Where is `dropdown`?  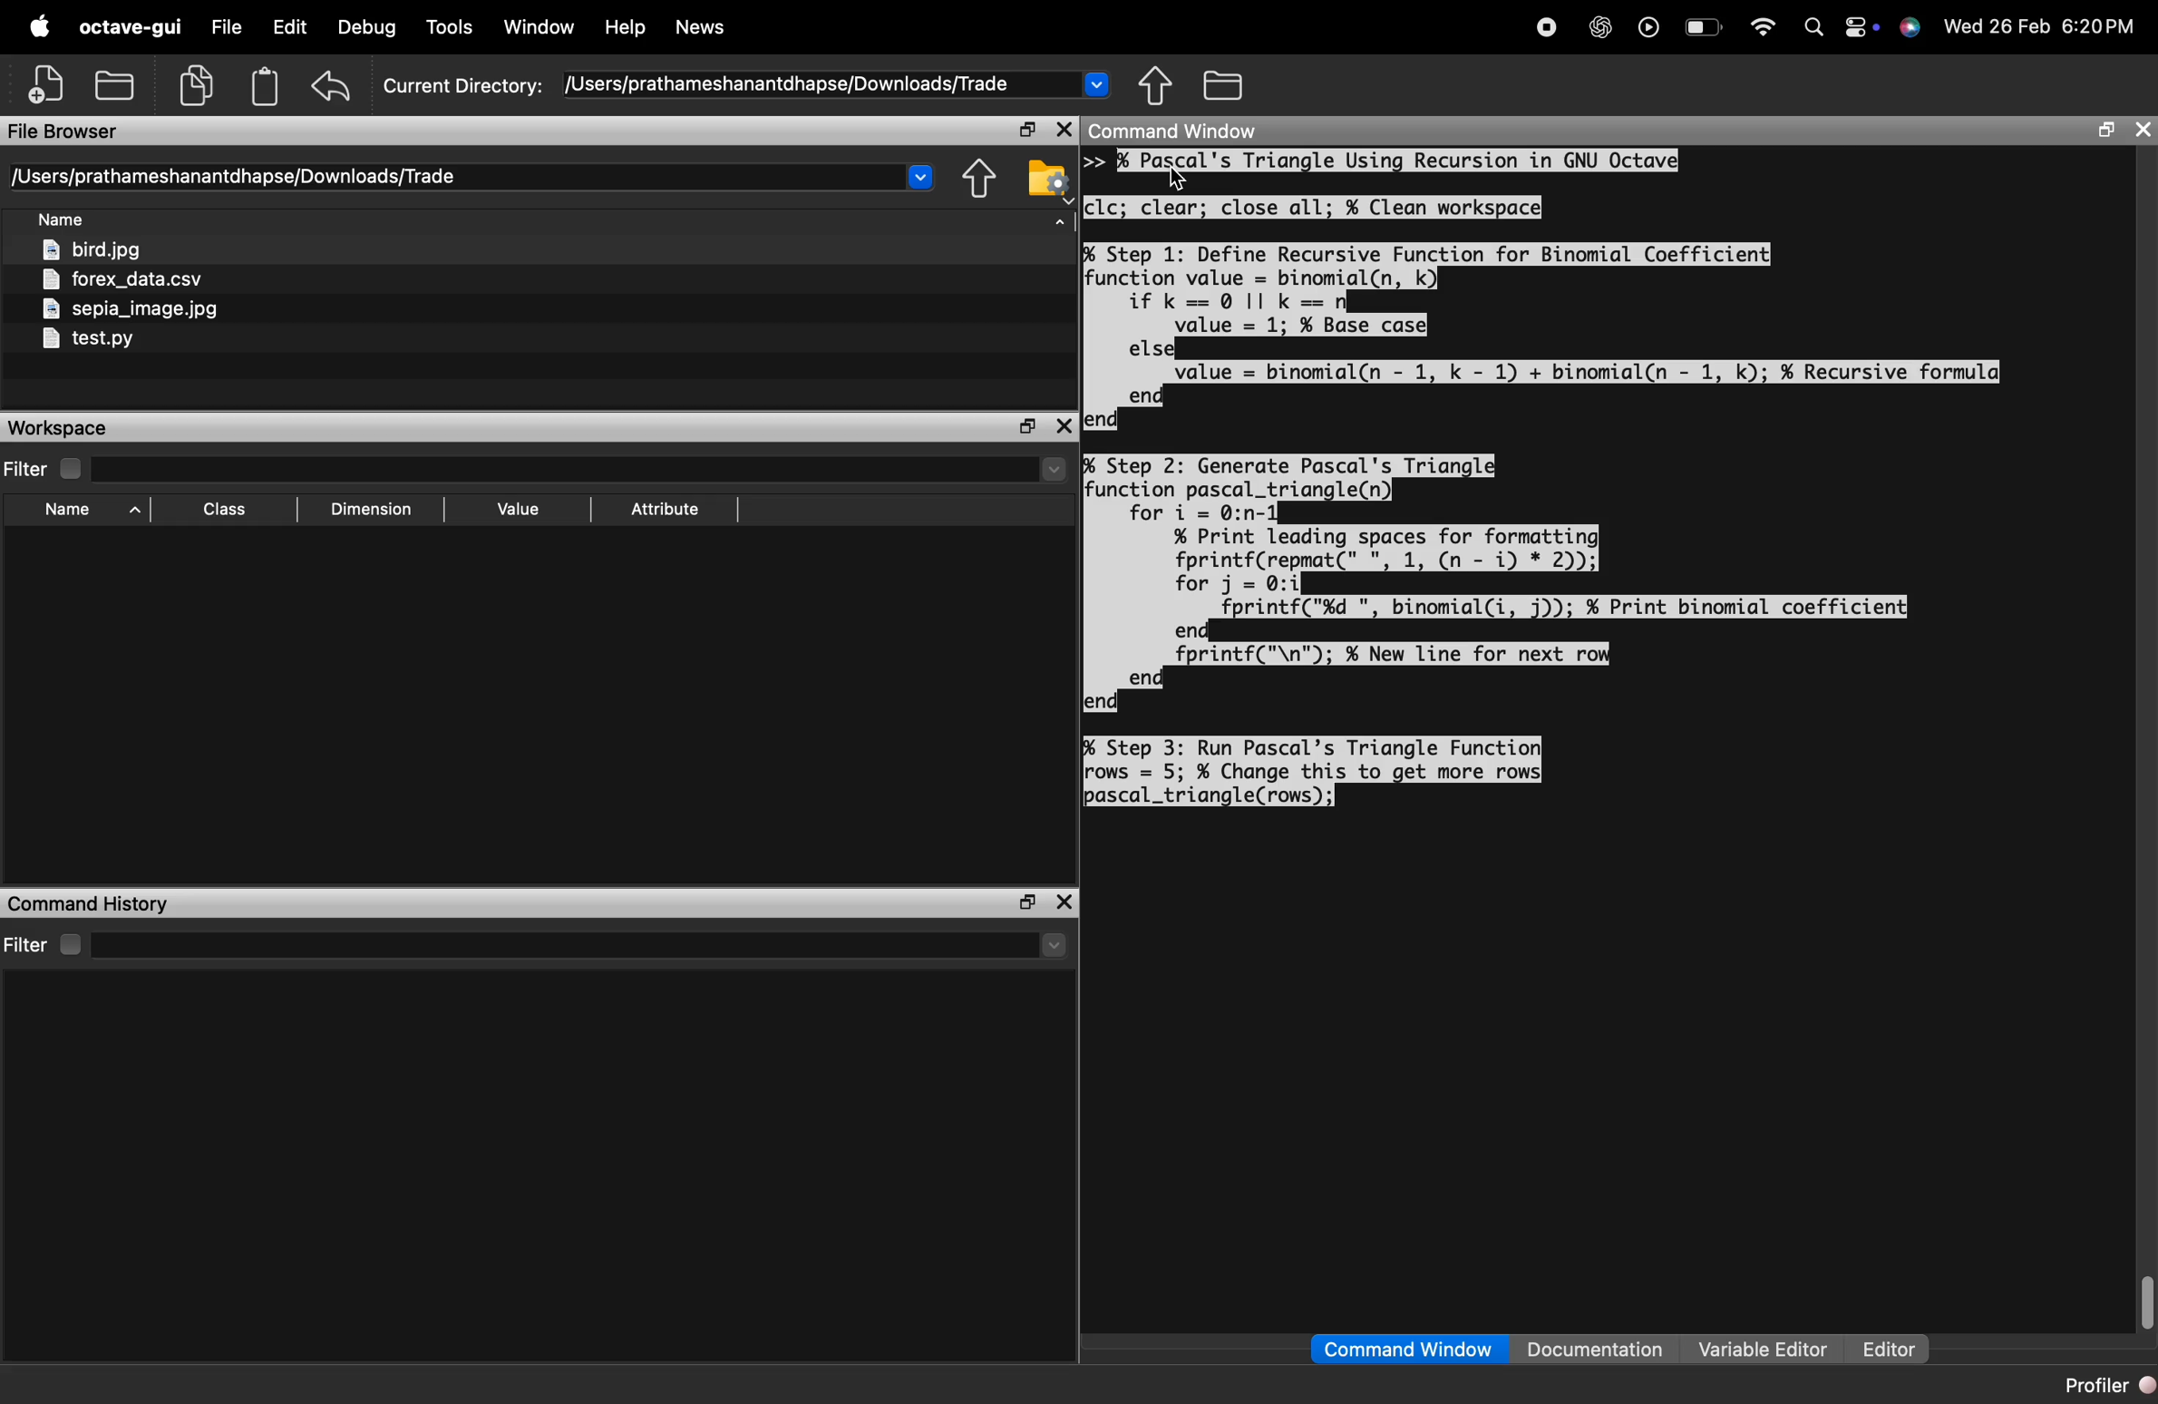
dropdown is located at coordinates (919, 176).